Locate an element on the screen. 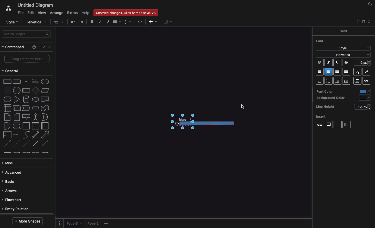 Image resolution: width=375 pixels, height=228 pixels. Indent is located at coordinates (347, 81).